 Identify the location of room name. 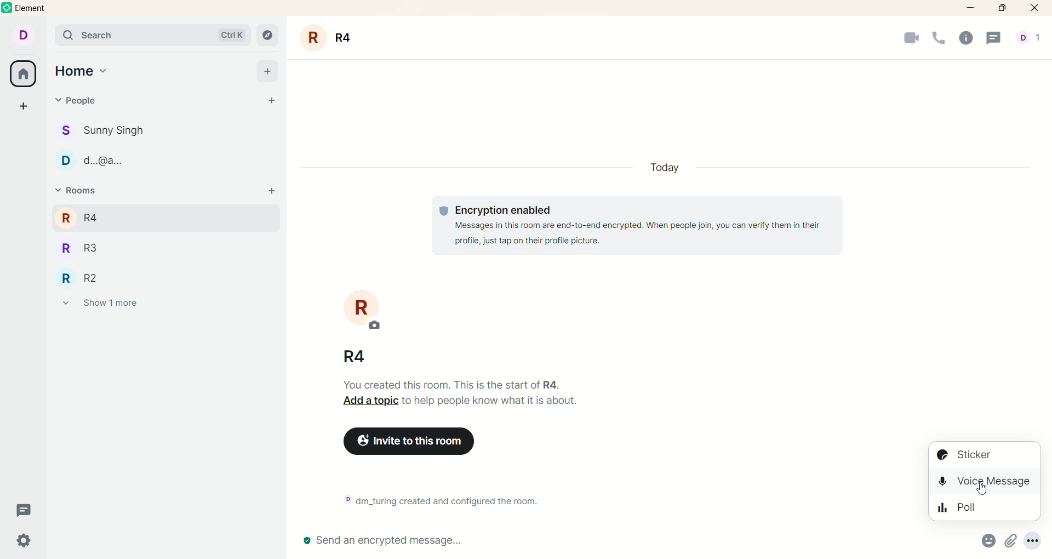
(331, 38).